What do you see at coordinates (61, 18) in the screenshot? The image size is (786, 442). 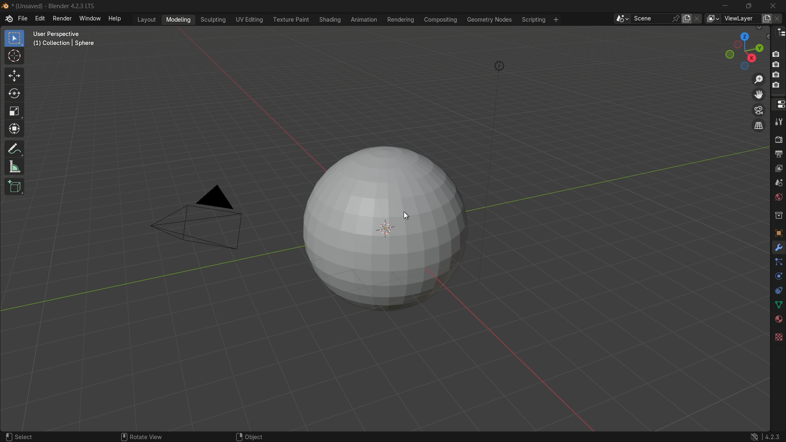 I see `render menu` at bounding box center [61, 18].